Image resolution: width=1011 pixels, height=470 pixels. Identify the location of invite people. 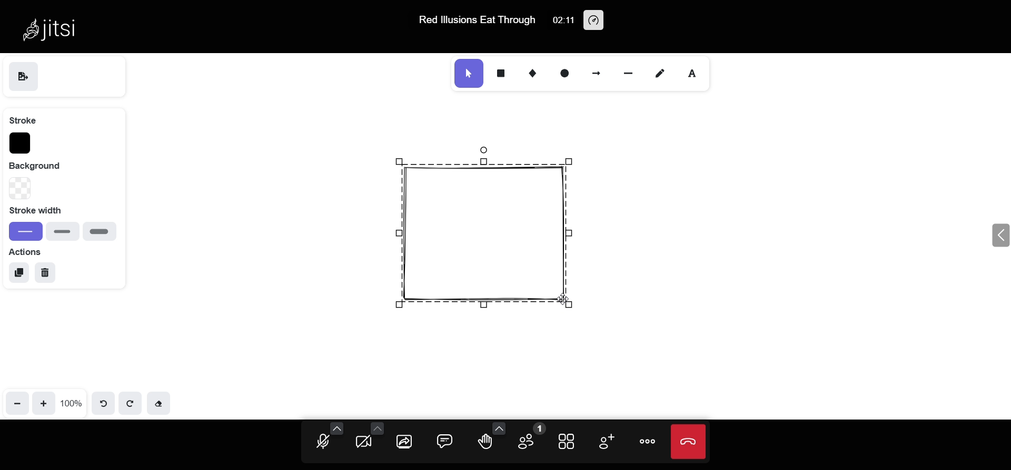
(604, 442).